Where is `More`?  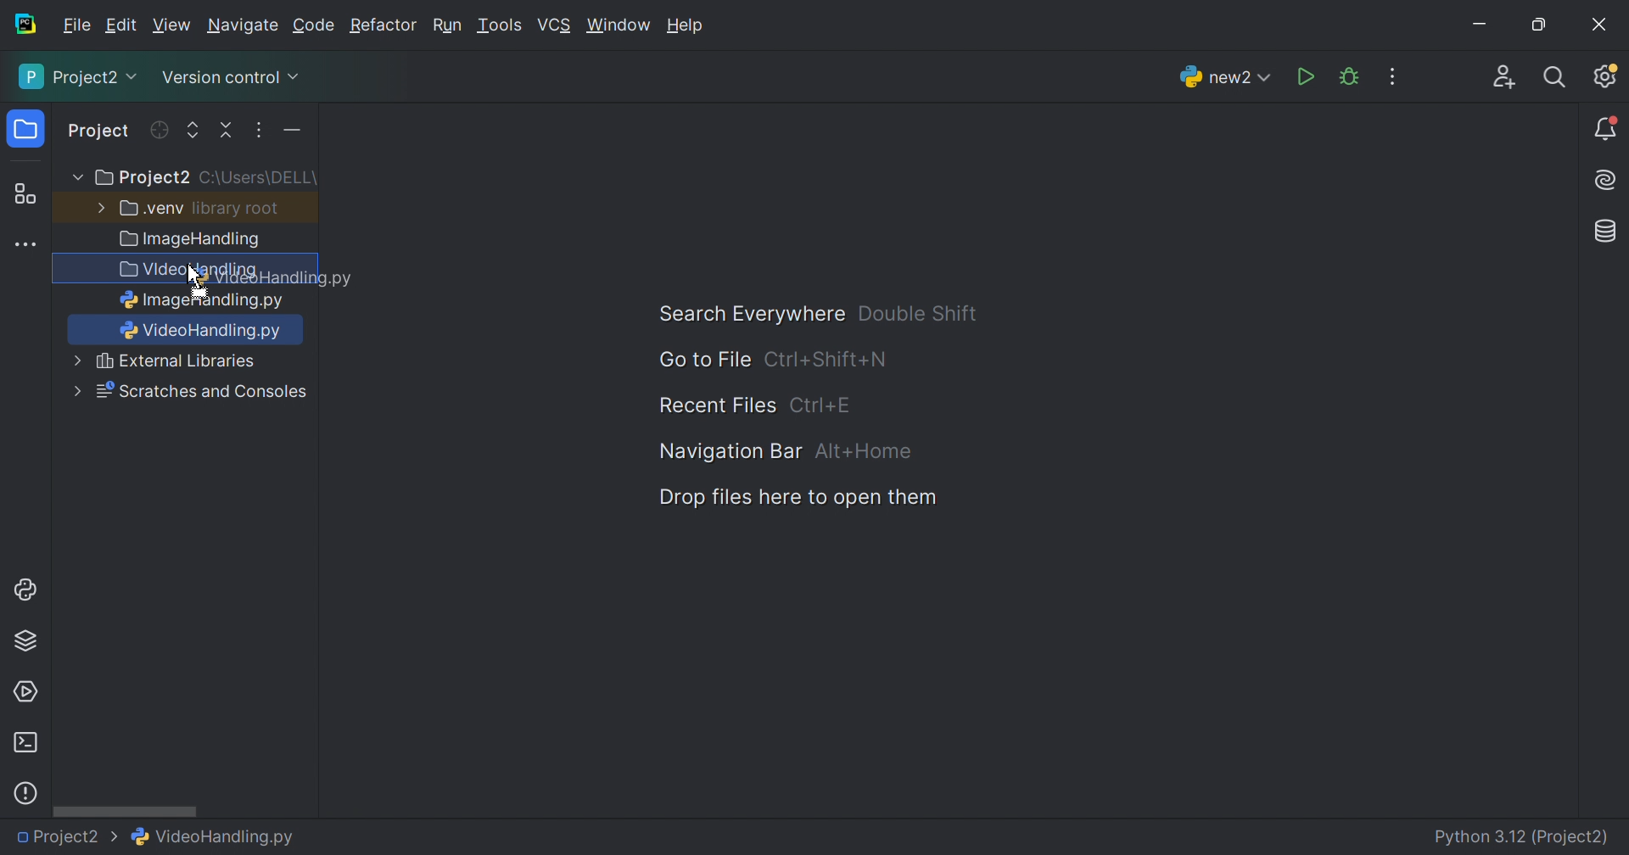
More is located at coordinates (74, 178).